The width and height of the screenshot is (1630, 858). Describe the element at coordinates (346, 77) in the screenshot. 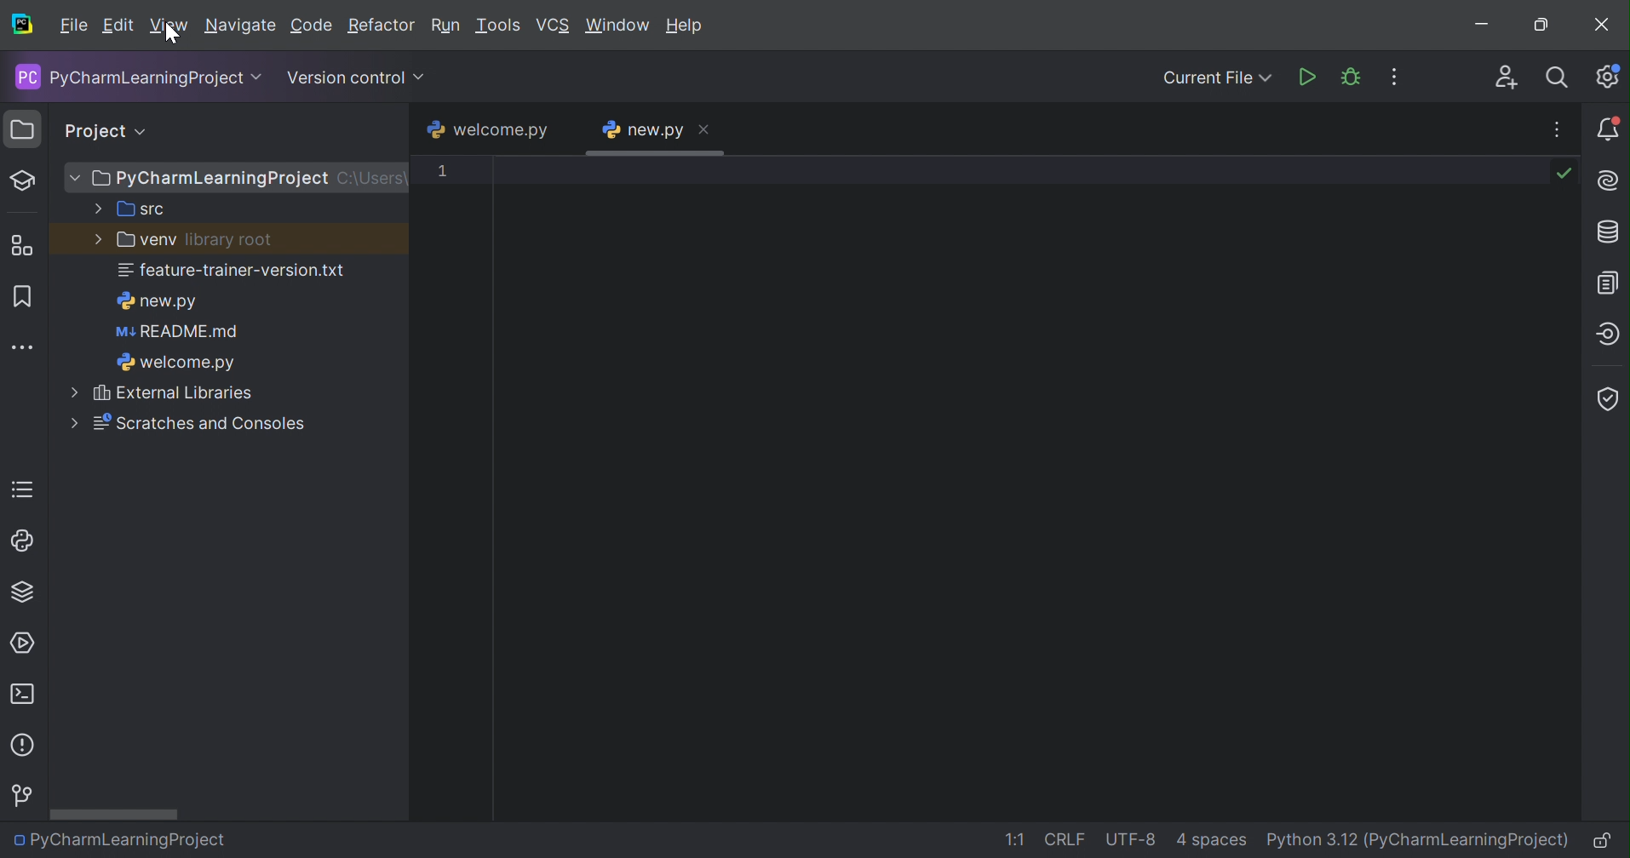

I see `Version control` at that location.